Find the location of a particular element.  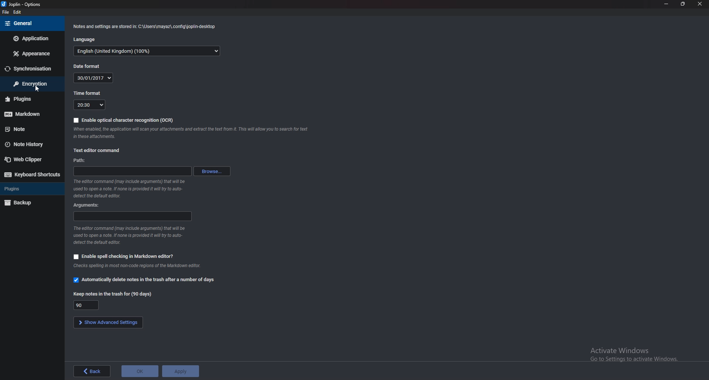

application is located at coordinates (30, 39).